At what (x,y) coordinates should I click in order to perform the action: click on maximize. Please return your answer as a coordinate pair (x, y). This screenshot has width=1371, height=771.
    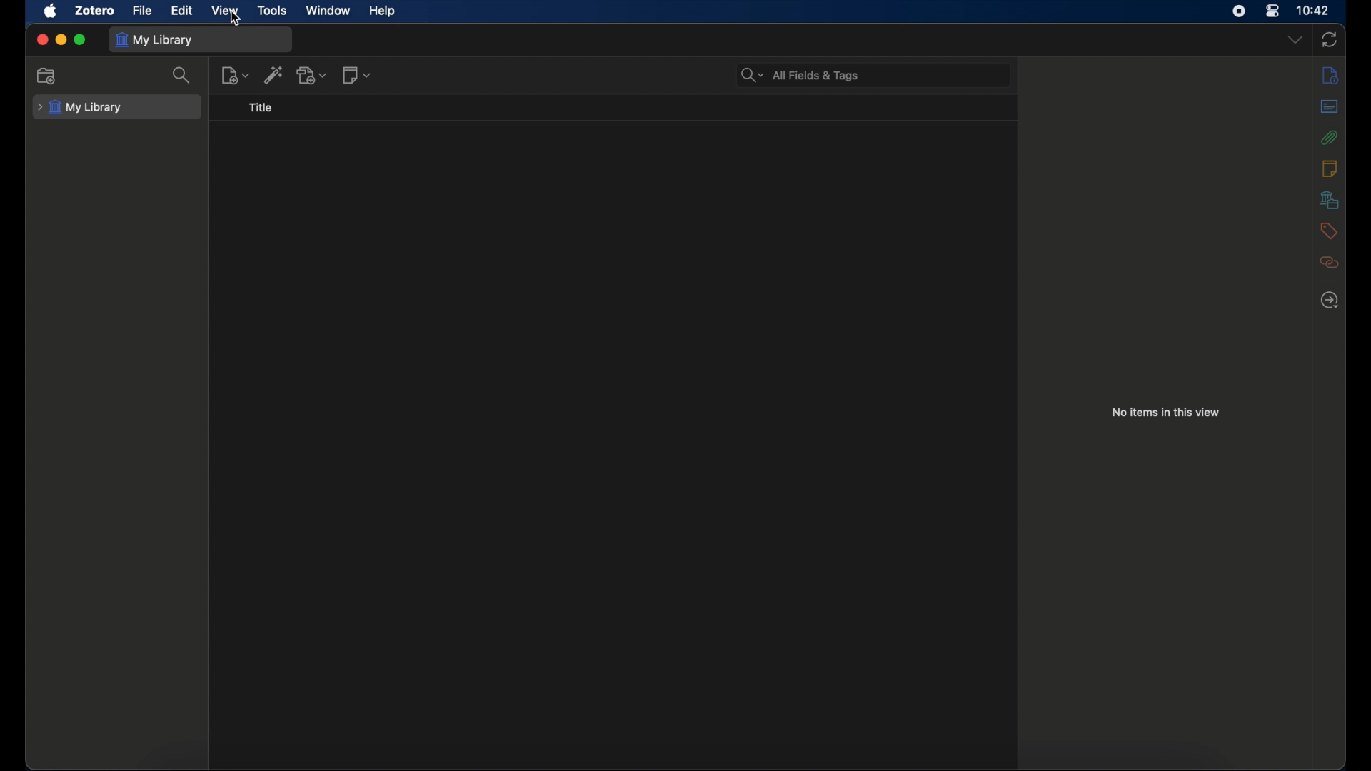
    Looking at the image, I should click on (80, 40).